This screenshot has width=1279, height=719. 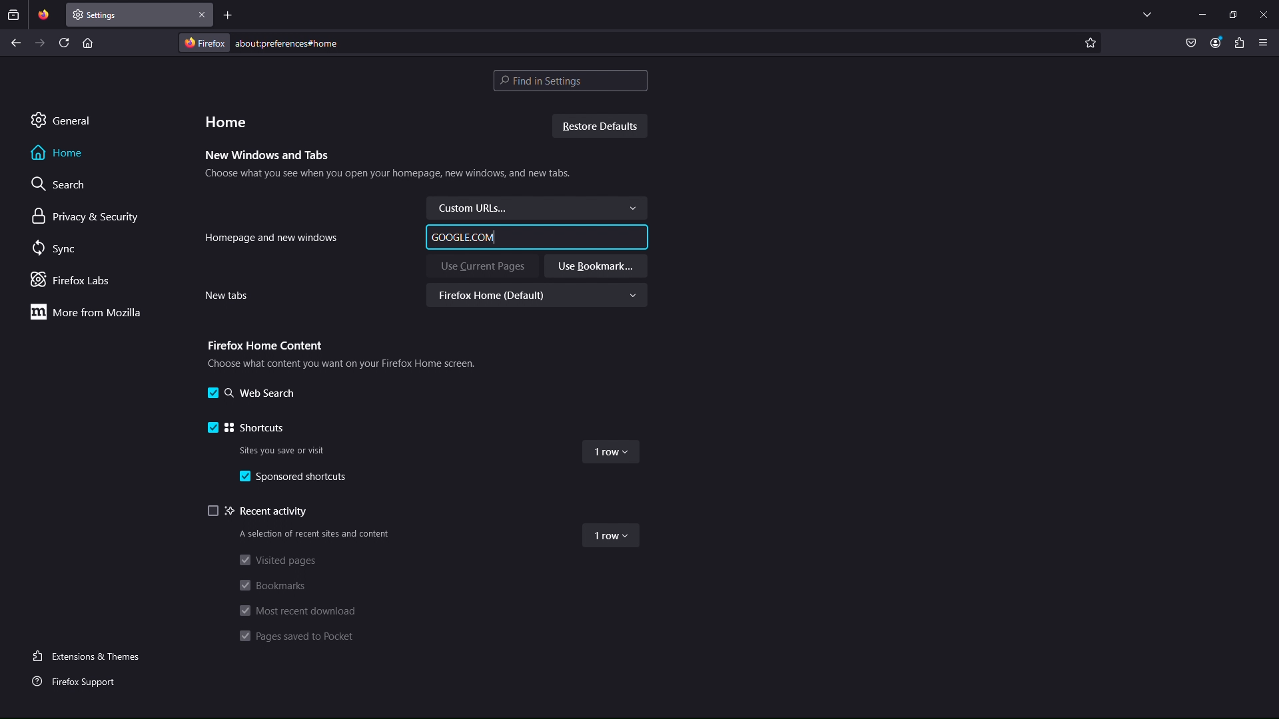 I want to click on Custom URLs..., so click(x=536, y=208).